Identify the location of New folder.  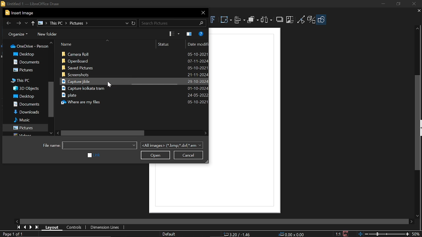
(49, 35).